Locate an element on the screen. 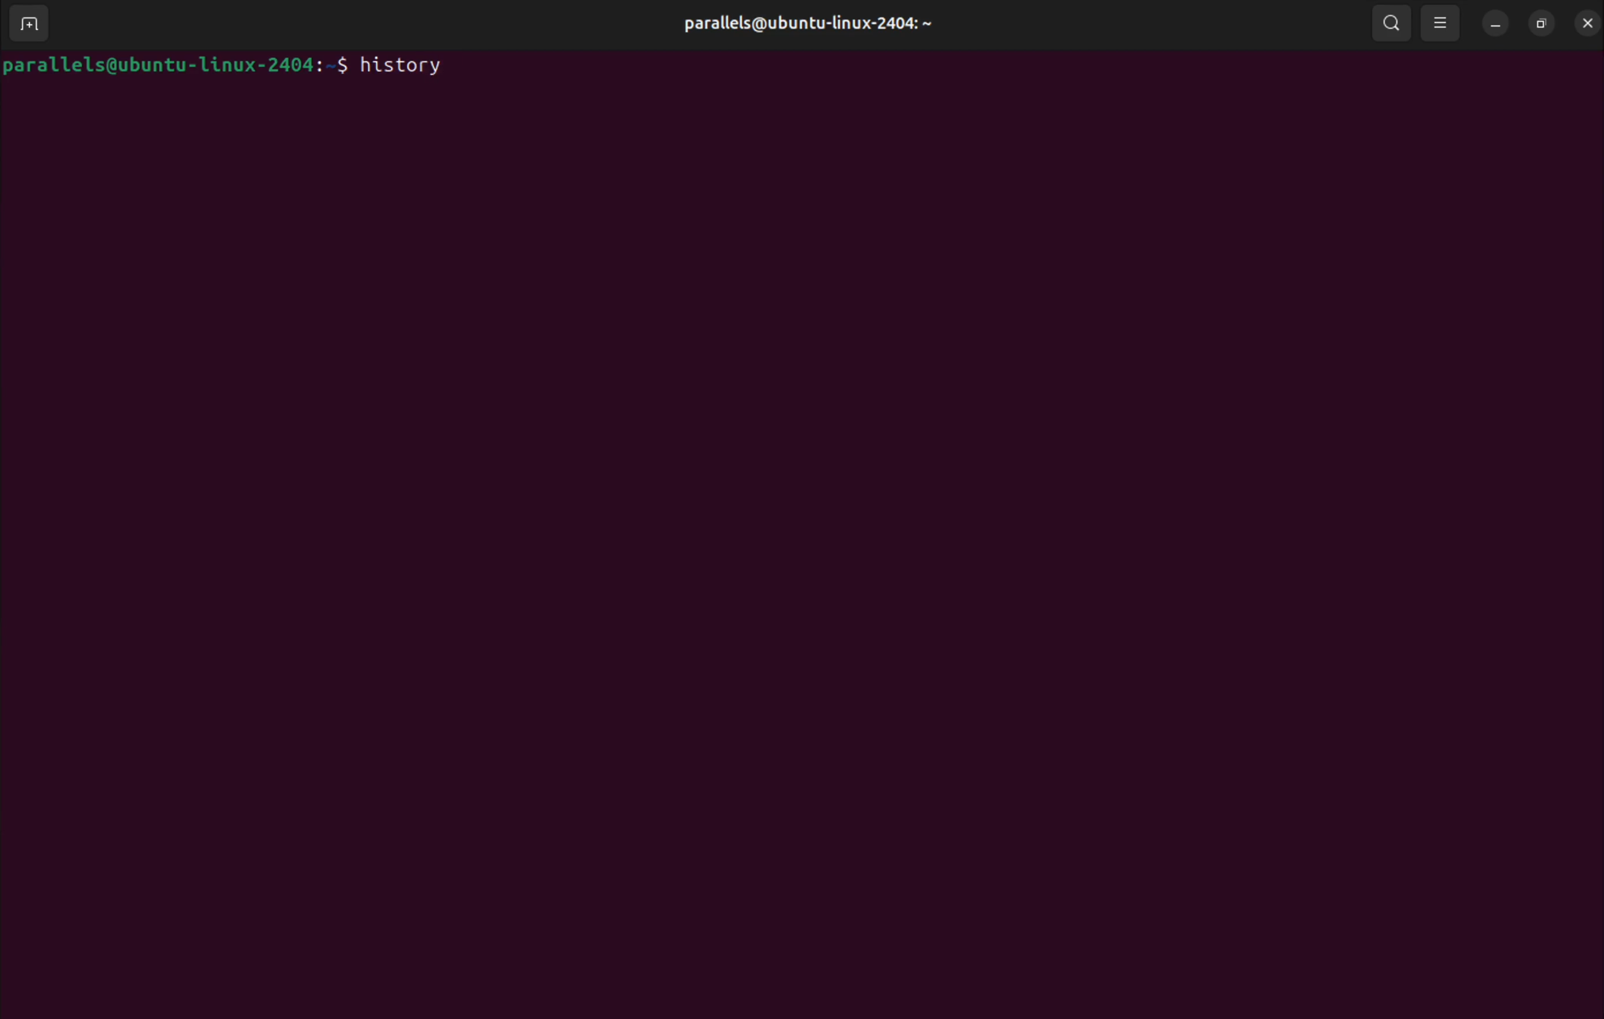  minimize is located at coordinates (1495, 23).